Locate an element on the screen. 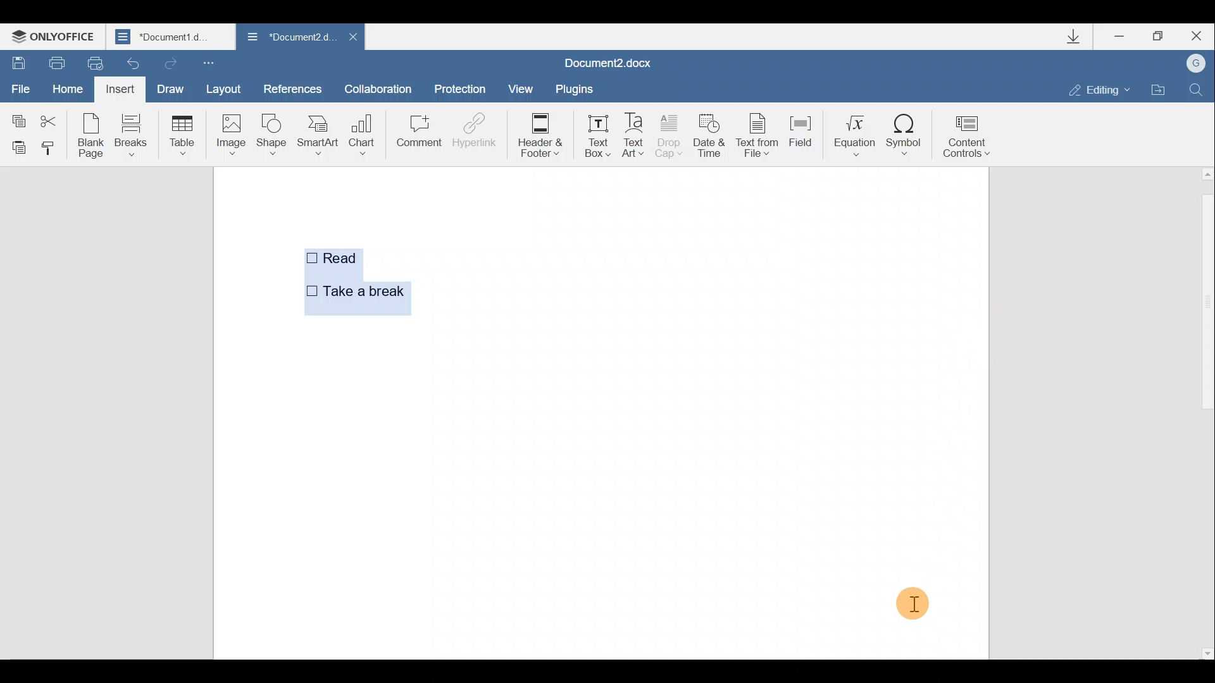  Symbol is located at coordinates (907, 135).